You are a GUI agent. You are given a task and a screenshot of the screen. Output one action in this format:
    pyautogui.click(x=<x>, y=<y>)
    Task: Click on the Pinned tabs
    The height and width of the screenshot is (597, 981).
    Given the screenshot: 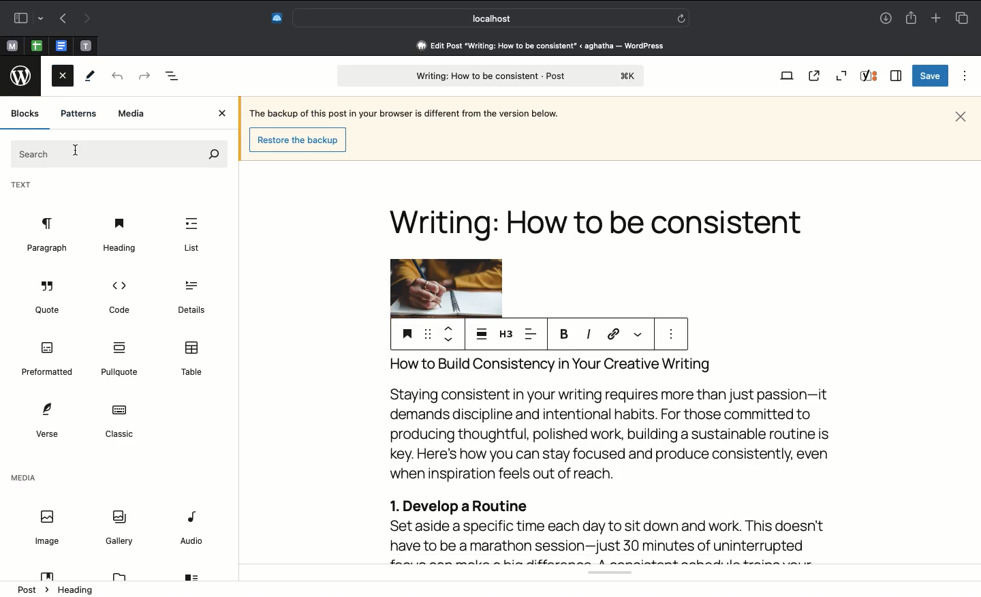 What is the action you would take?
    pyautogui.click(x=84, y=46)
    